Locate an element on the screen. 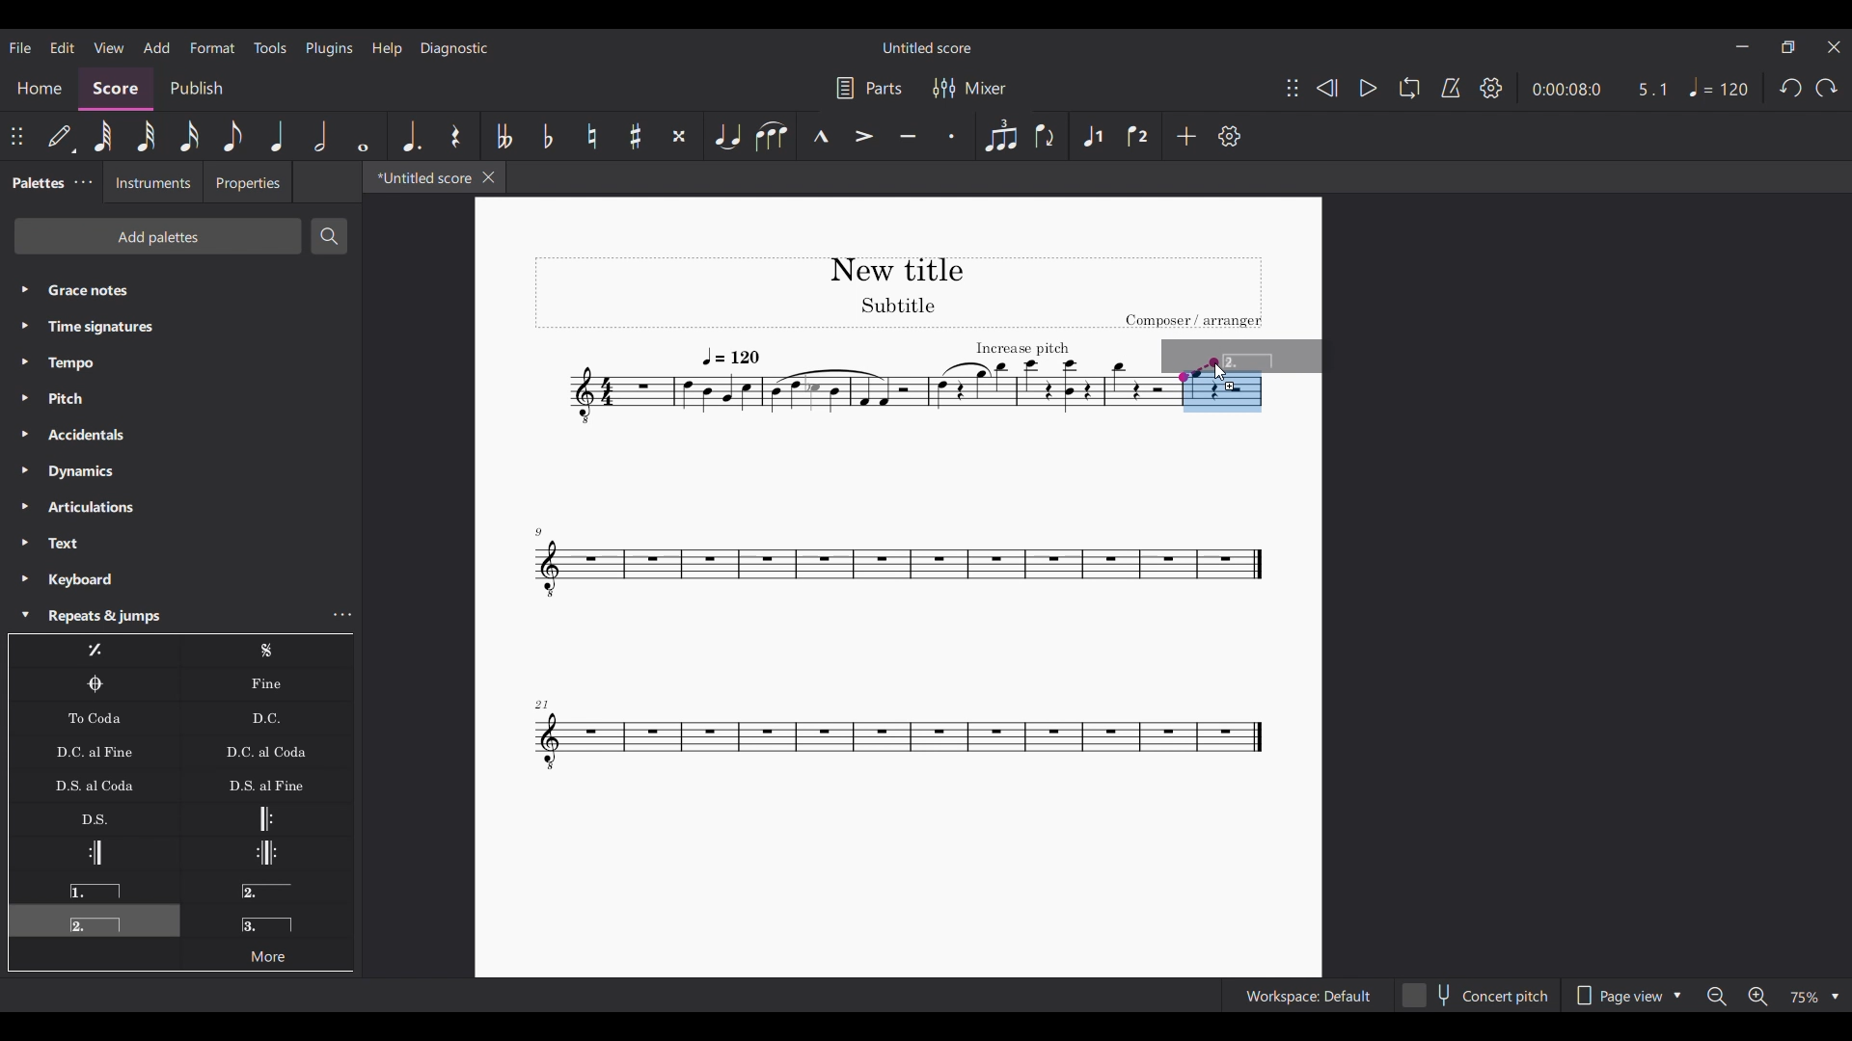  Page view options is located at coordinates (1626, 995).